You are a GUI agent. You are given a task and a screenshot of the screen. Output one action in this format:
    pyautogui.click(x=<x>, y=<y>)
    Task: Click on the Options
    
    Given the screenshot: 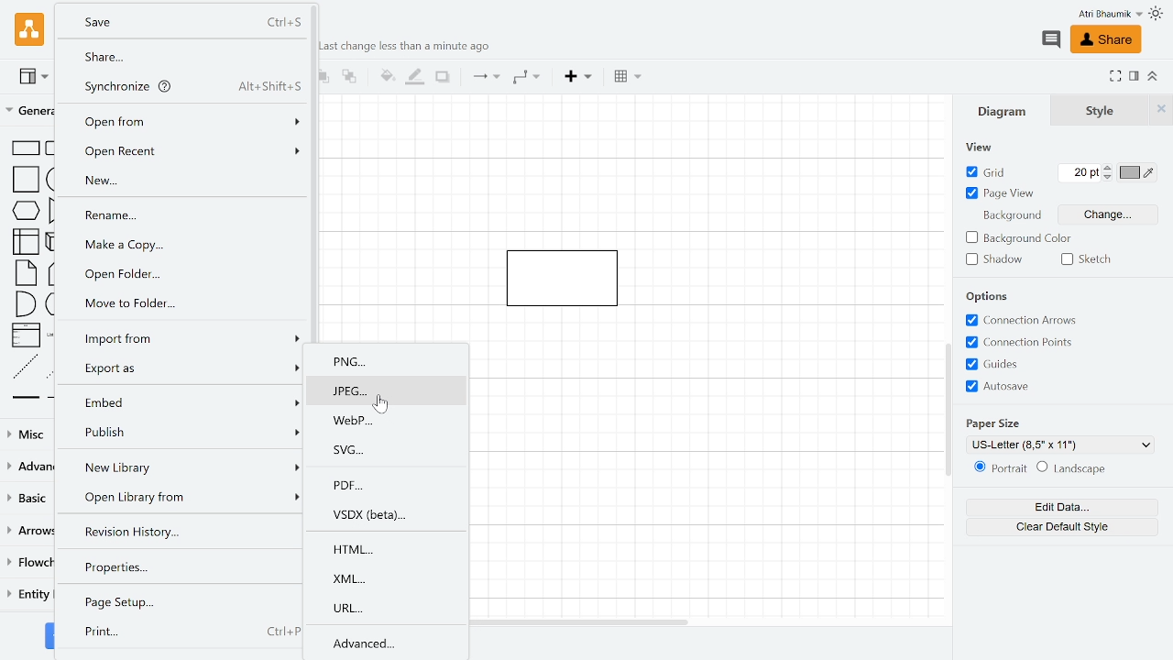 What is the action you would take?
    pyautogui.click(x=988, y=298)
    